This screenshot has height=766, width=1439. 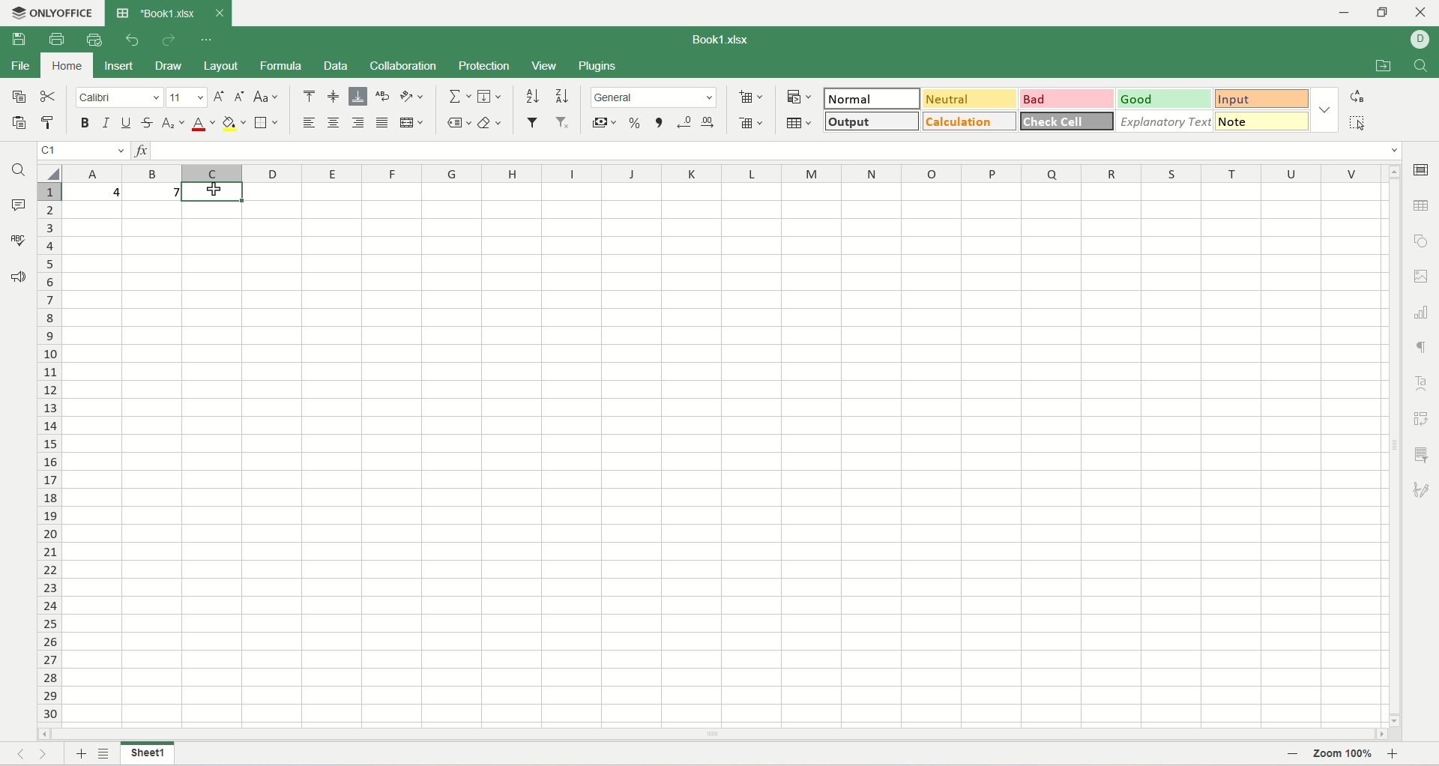 I want to click on pivot settings, so click(x=1425, y=419).